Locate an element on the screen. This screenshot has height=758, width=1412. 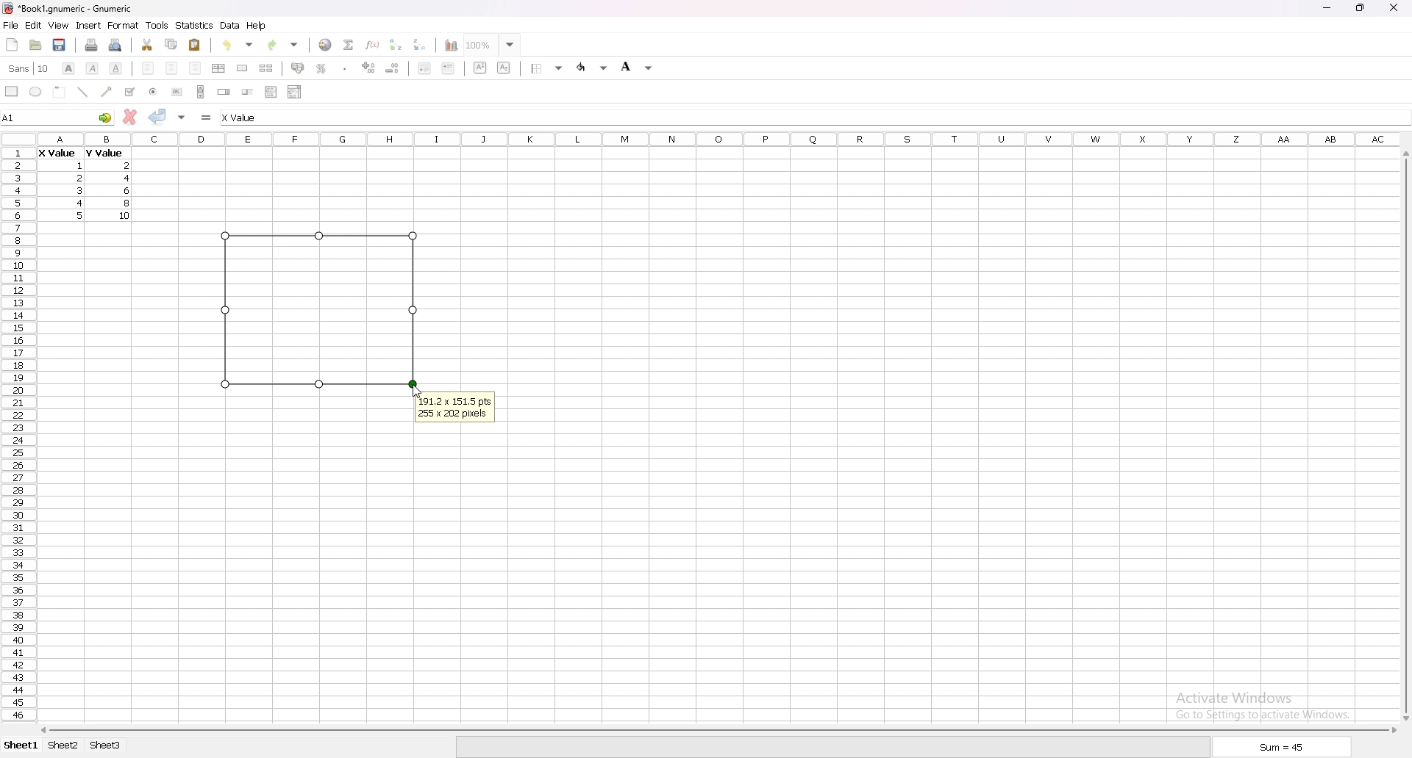
sort descending is located at coordinates (420, 44).